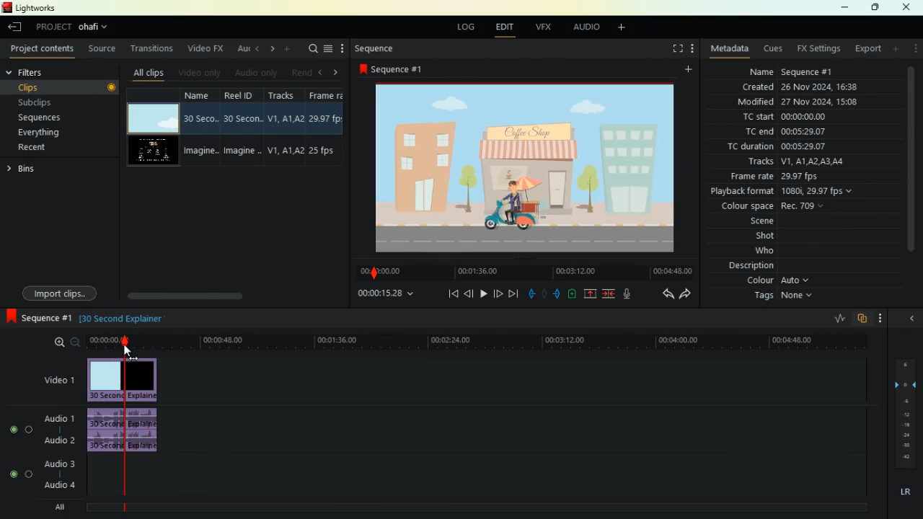  Describe the element at coordinates (751, 146) in the screenshot. I see `tc duration` at that location.